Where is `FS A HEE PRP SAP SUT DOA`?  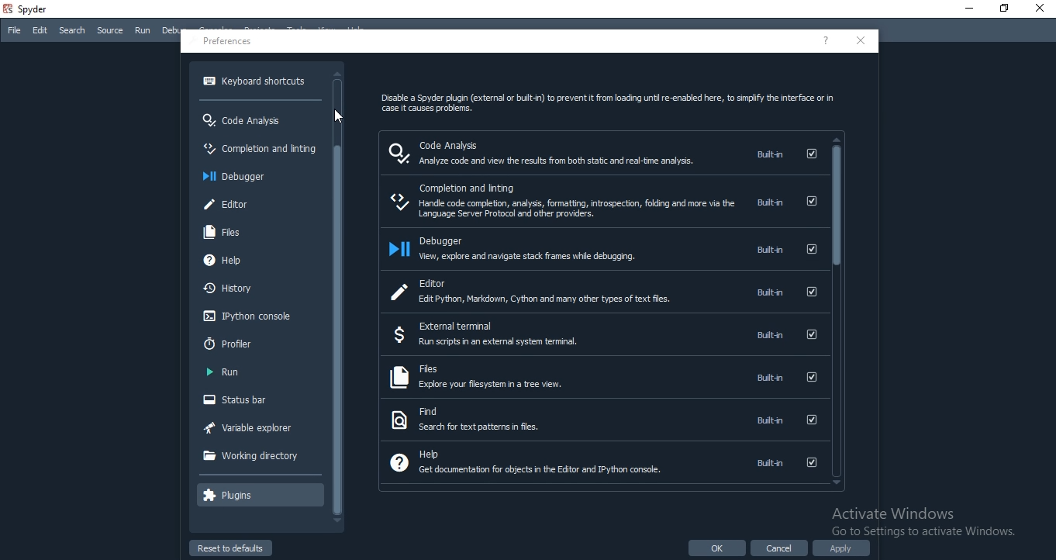 FS A HEE PRP SAP SUT DOA is located at coordinates (559, 164).